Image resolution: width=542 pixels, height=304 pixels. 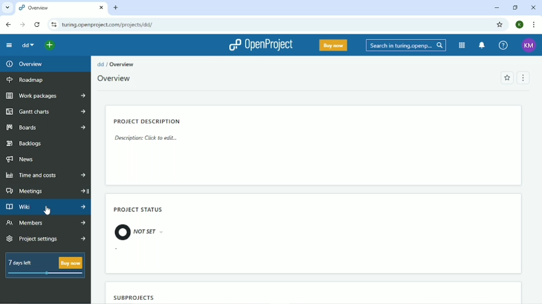 What do you see at coordinates (137, 209) in the screenshot?
I see `Project status` at bounding box center [137, 209].